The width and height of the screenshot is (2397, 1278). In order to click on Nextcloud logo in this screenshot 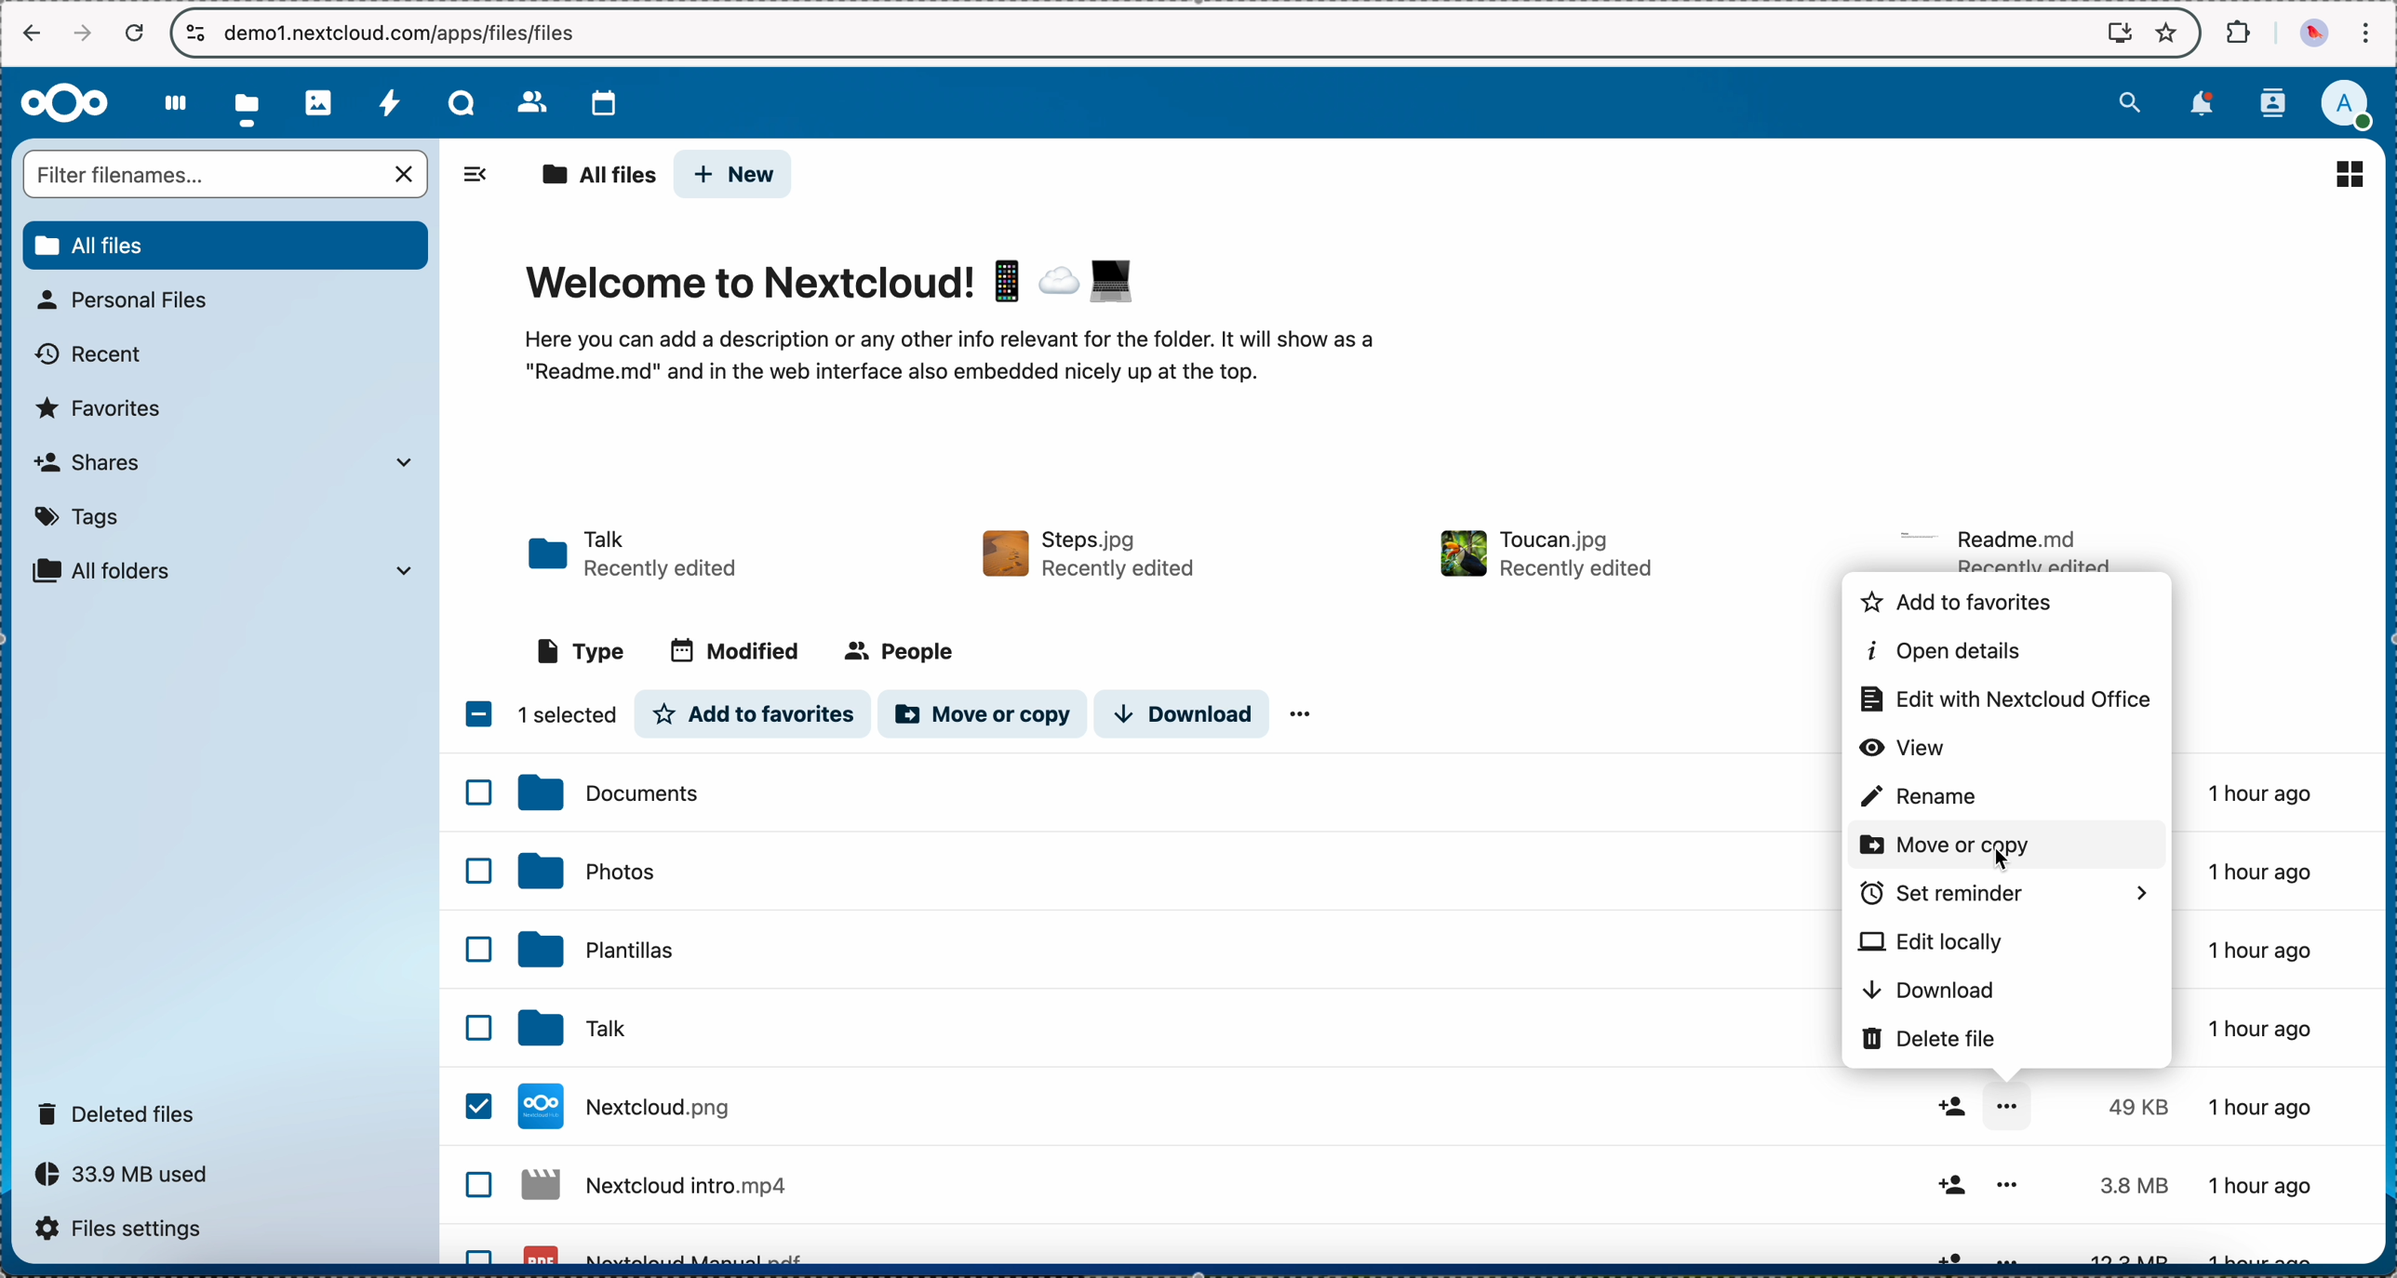, I will do `click(62, 102)`.